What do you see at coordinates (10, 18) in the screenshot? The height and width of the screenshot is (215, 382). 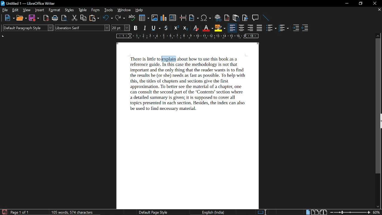 I see `new` at bounding box center [10, 18].